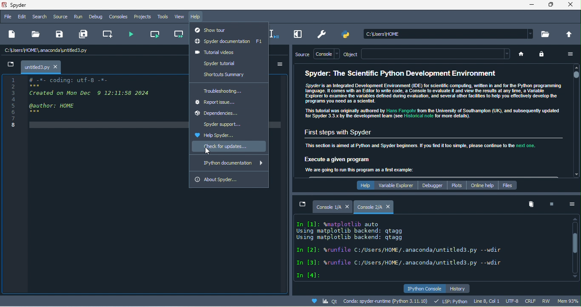 The height and width of the screenshot is (307, 581). What do you see at coordinates (13, 36) in the screenshot?
I see `new` at bounding box center [13, 36].